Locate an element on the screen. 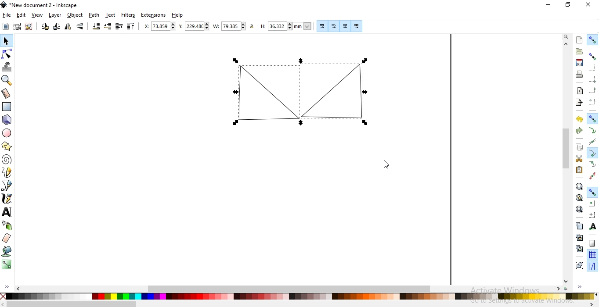  snap to path intersections is located at coordinates (594, 141).